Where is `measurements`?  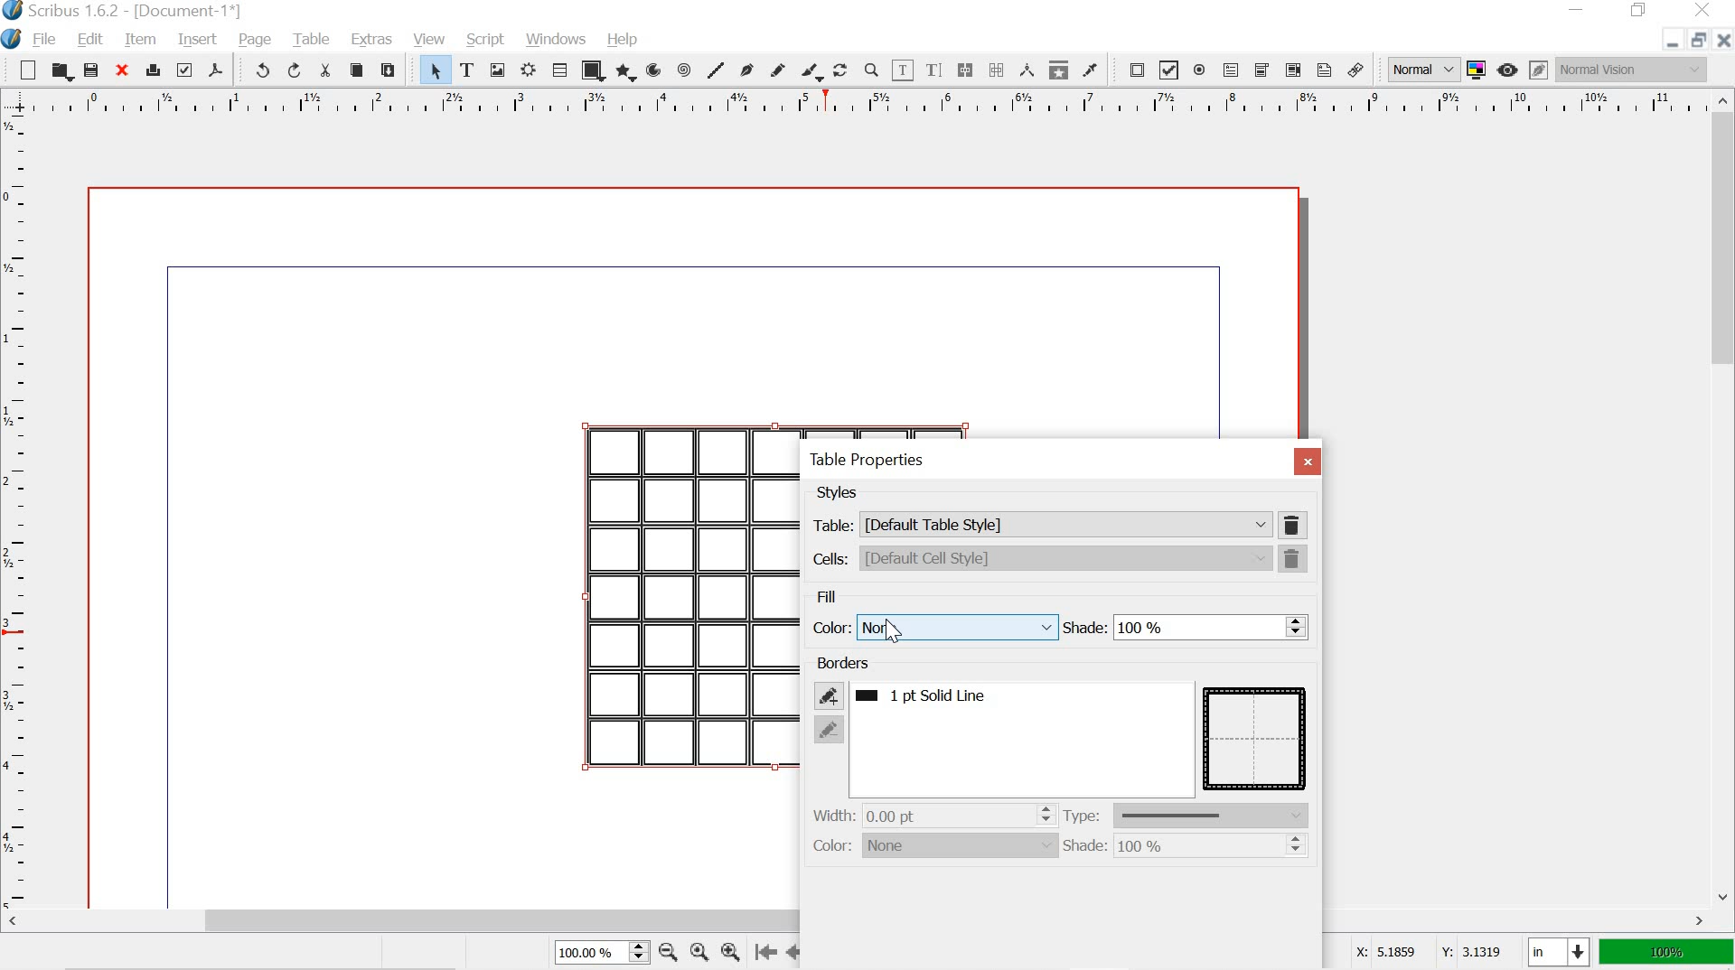
measurements is located at coordinates (1028, 70).